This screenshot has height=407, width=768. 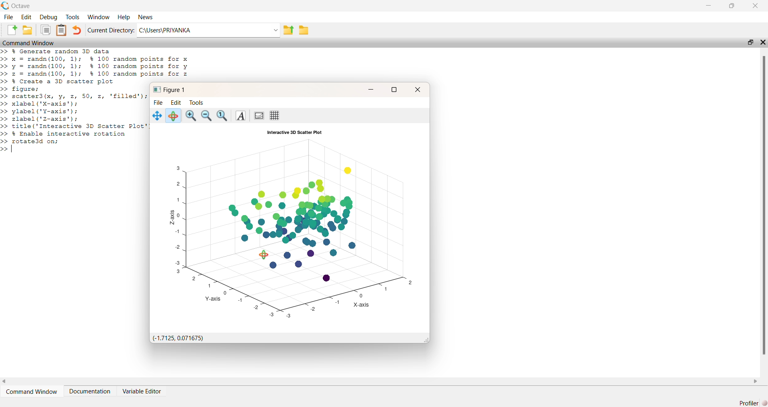 What do you see at coordinates (172, 116) in the screenshot?
I see `rotate` at bounding box center [172, 116].